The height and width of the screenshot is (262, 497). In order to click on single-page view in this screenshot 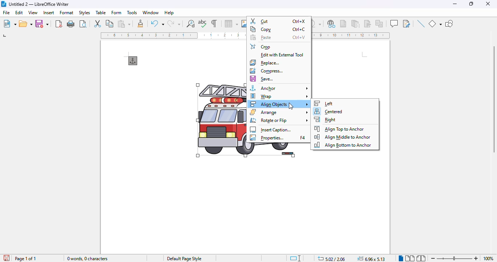, I will do `click(401, 258)`.